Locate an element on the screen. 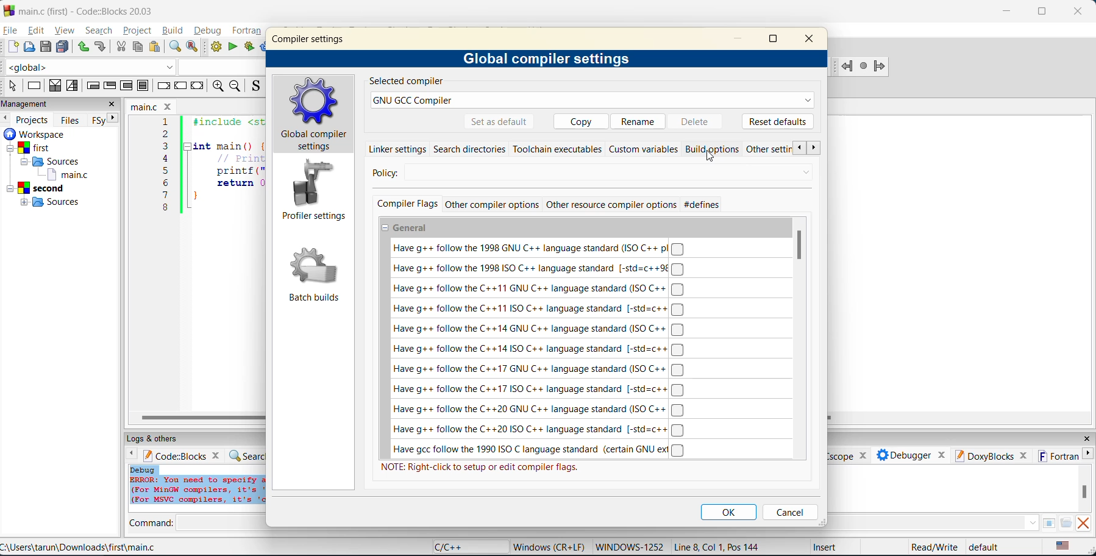 The height and width of the screenshot is (556, 1096). file is located at coordinates (11, 30).